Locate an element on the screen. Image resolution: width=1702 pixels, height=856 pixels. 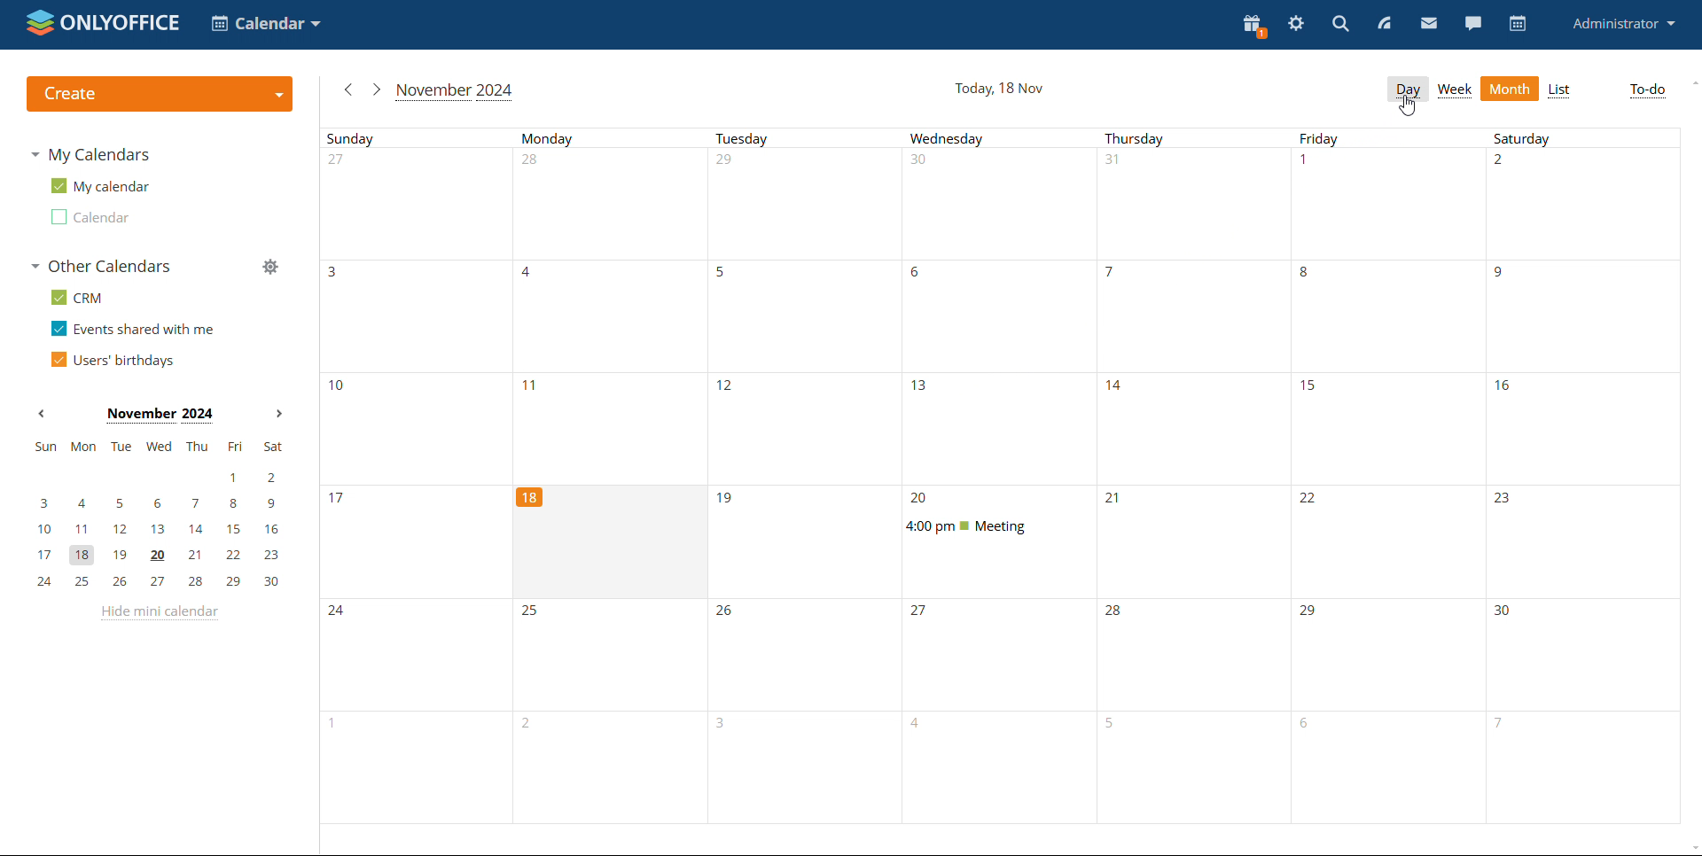
20 is located at coordinates (921, 497).